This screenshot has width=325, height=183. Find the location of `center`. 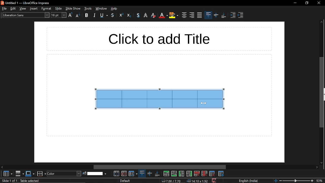

center is located at coordinates (184, 14).